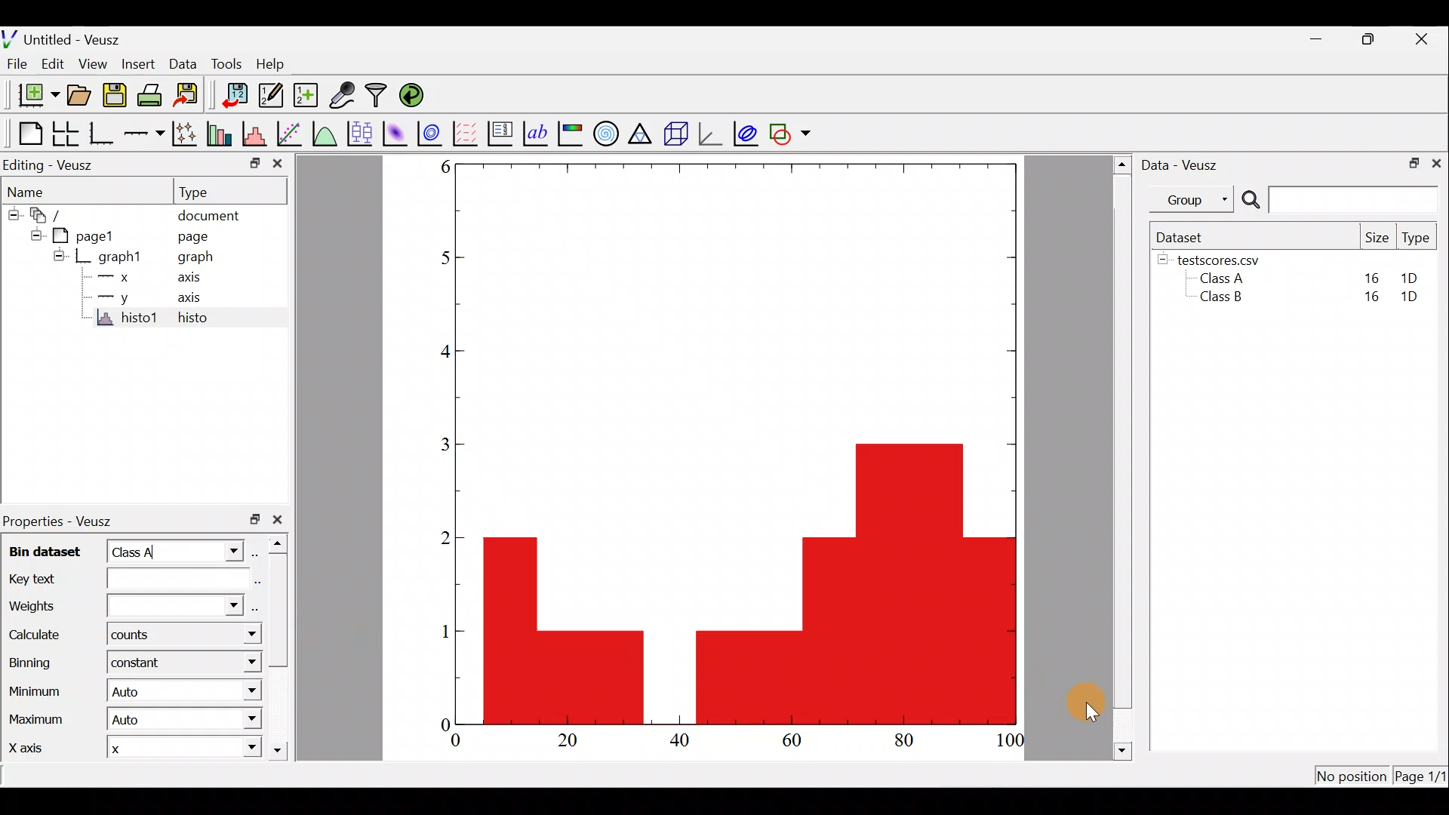  What do you see at coordinates (241, 663) in the screenshot?
I see `Binning menu` at bounding box center [241, 663].